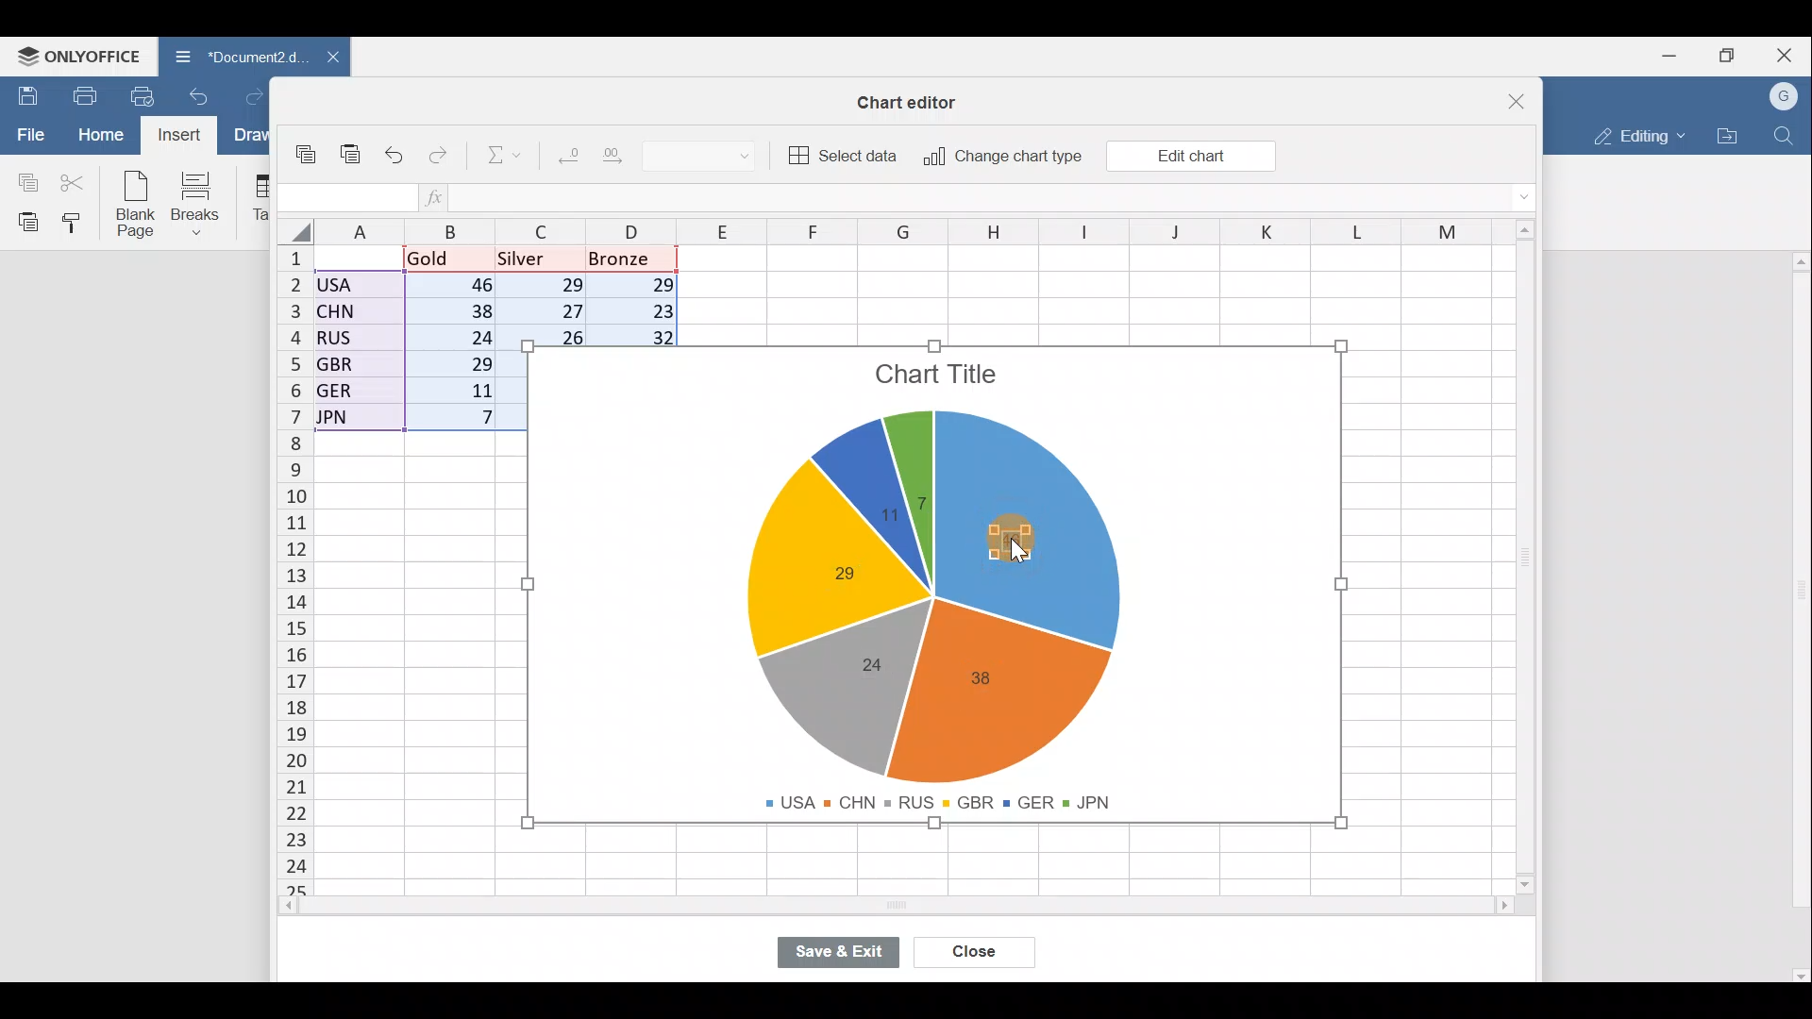 The width and height of the screenshot is (1812, 1019). What do you see at coordinates (148, 92) in the screenshot?
I see `Quick print` at bounding box center [148, 92].